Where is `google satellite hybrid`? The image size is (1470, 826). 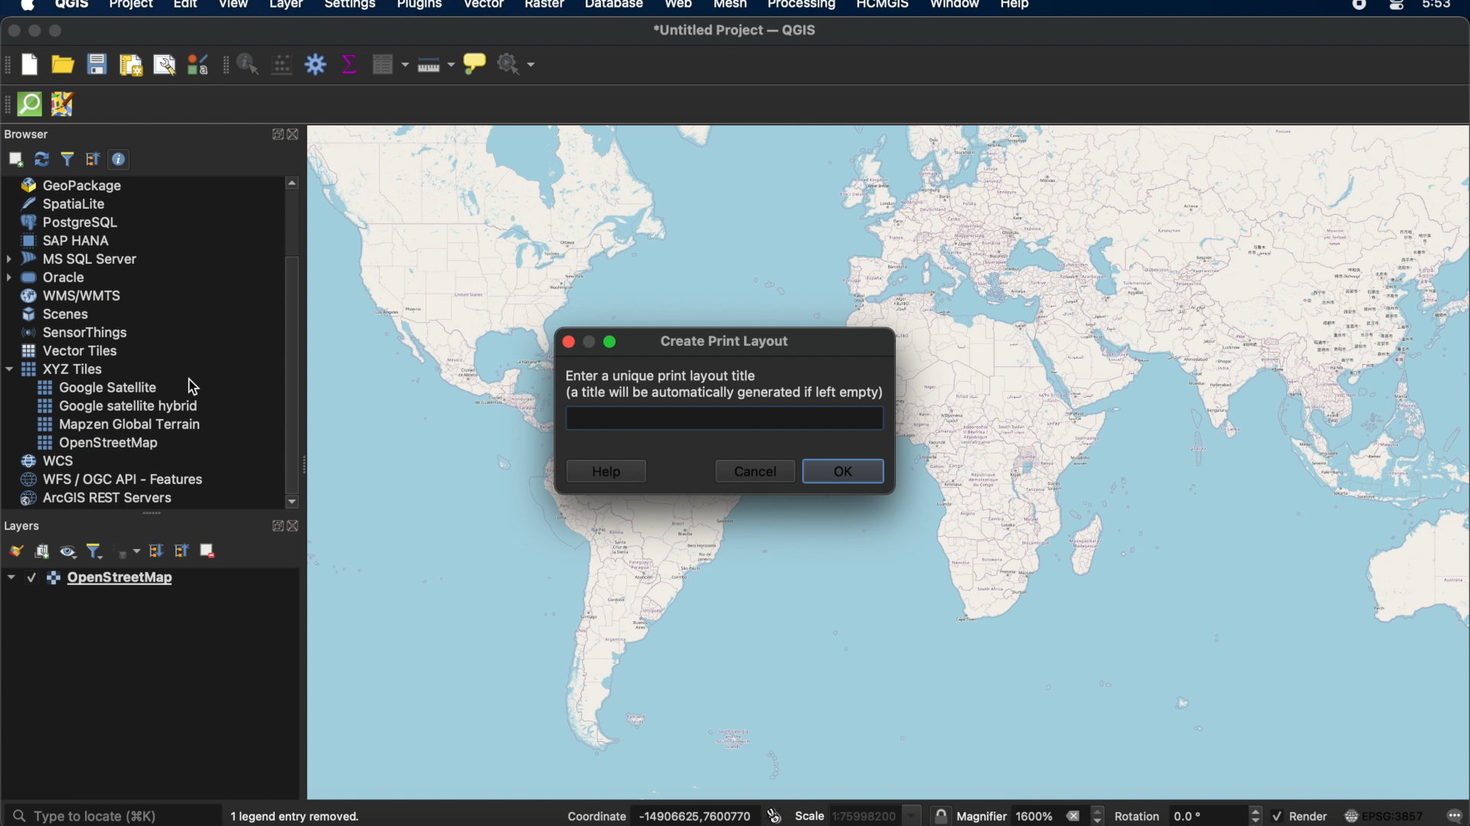
google satellite hybrid is located at coordinates (119, 405).